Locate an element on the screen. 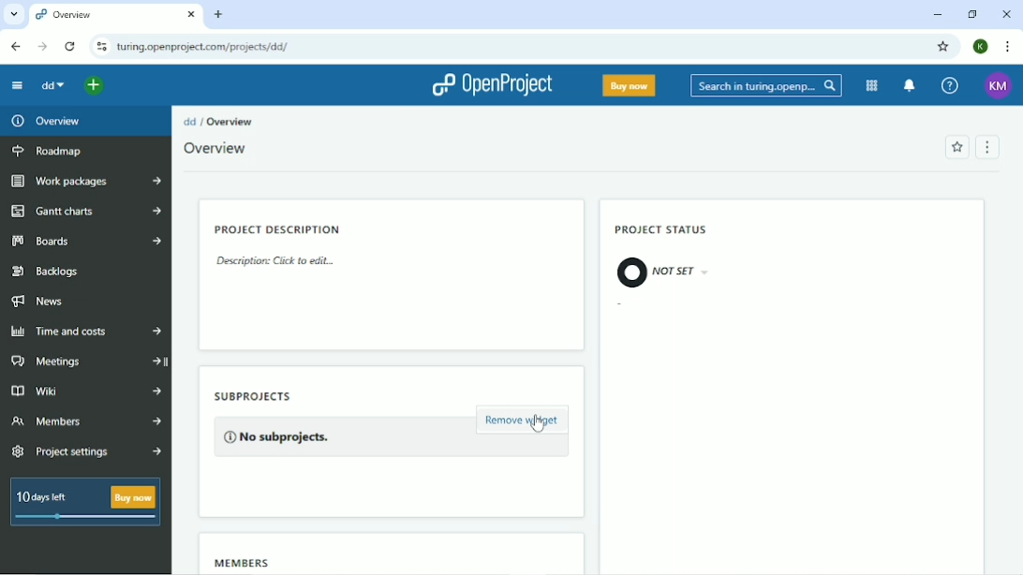  Minimize is located at coordinates (937, 15).